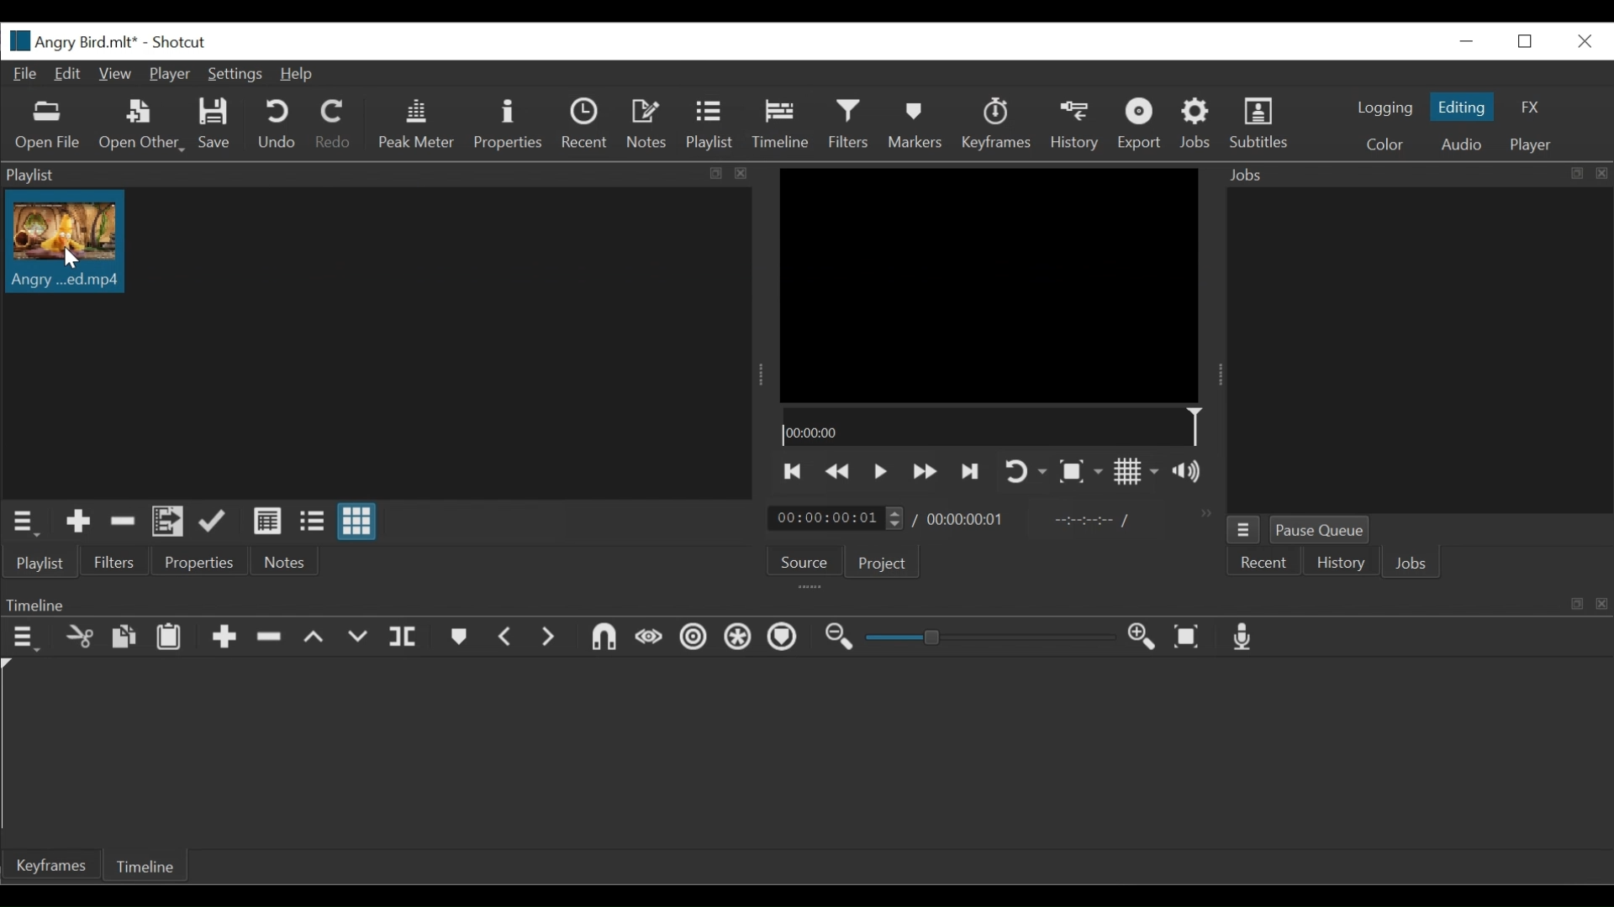  I want to click on Shotcut, so click(180, 43).